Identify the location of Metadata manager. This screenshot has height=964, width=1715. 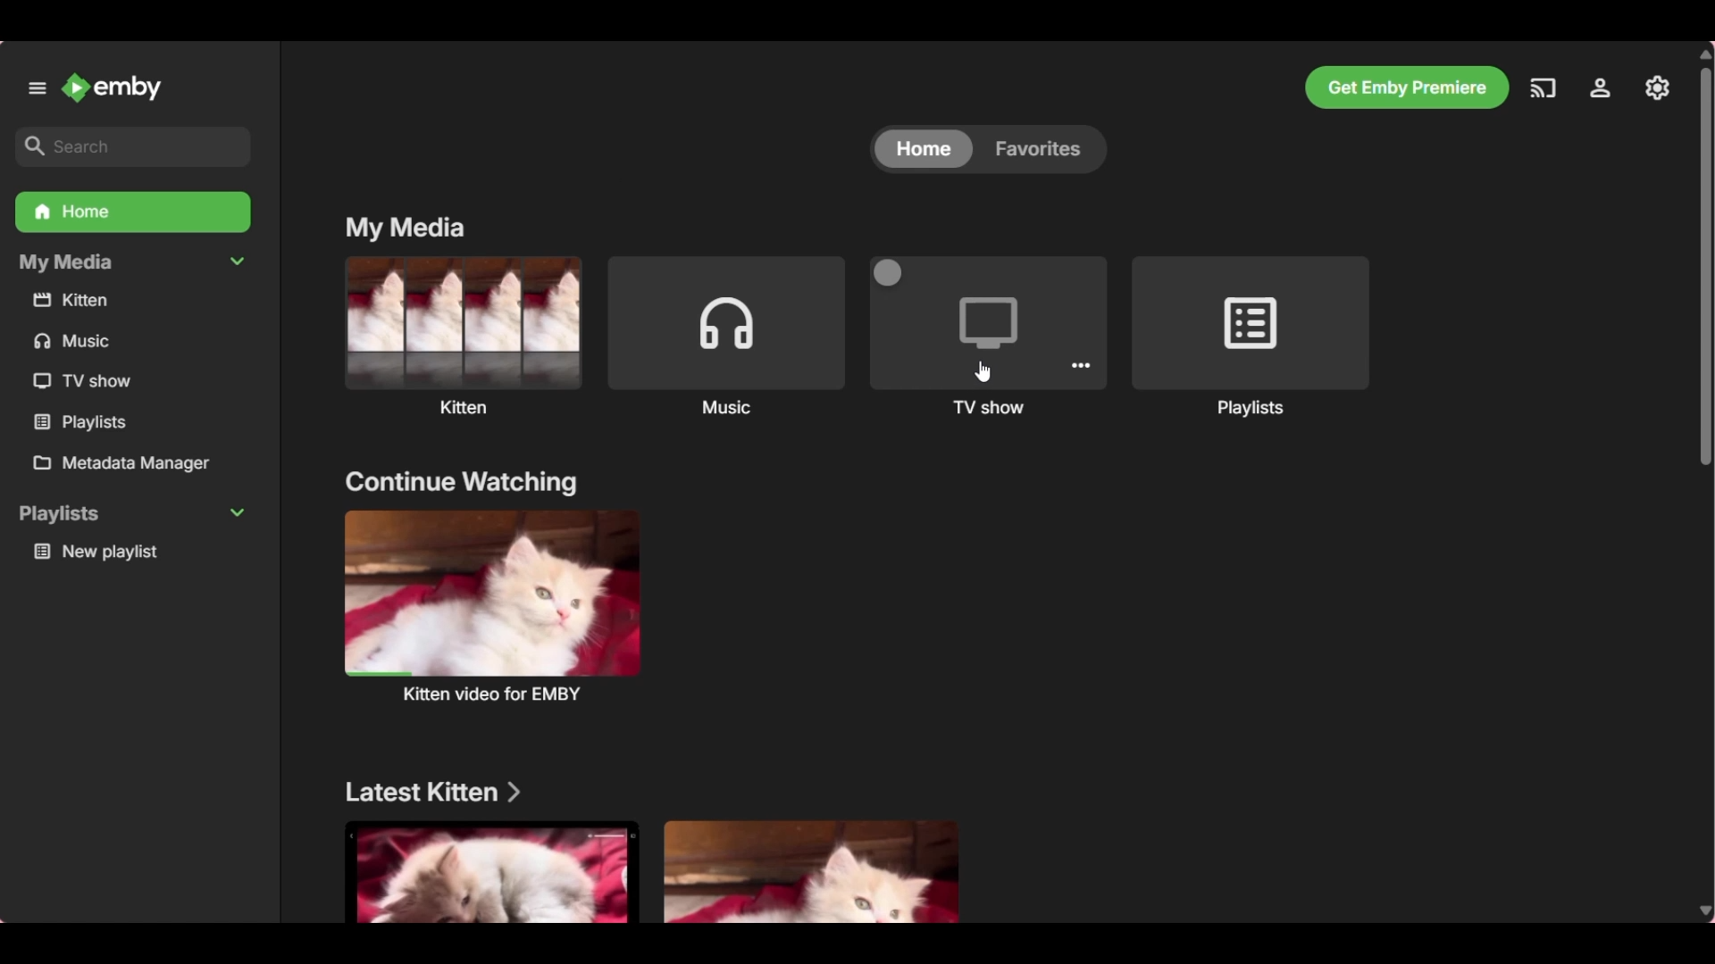
(137, 463).